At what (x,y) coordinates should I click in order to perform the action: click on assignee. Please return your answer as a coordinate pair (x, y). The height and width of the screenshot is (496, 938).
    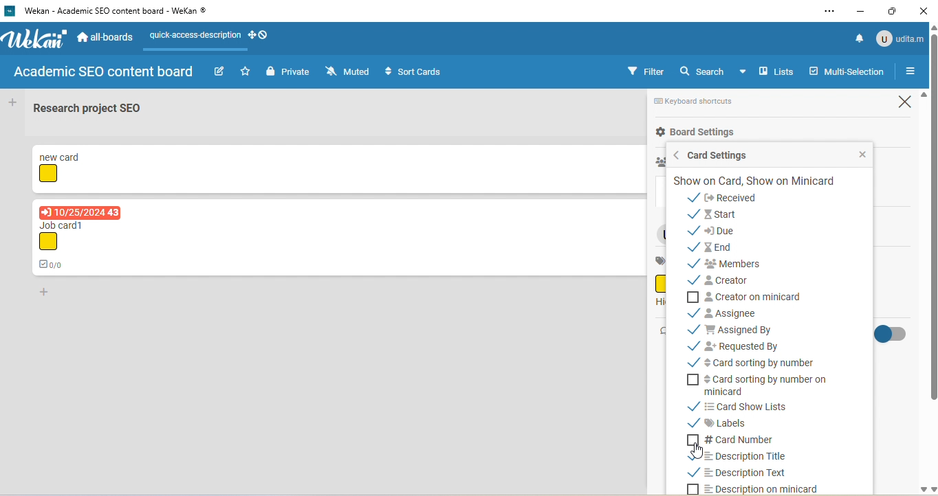
    Looking at the image, I should click on (728, 313).